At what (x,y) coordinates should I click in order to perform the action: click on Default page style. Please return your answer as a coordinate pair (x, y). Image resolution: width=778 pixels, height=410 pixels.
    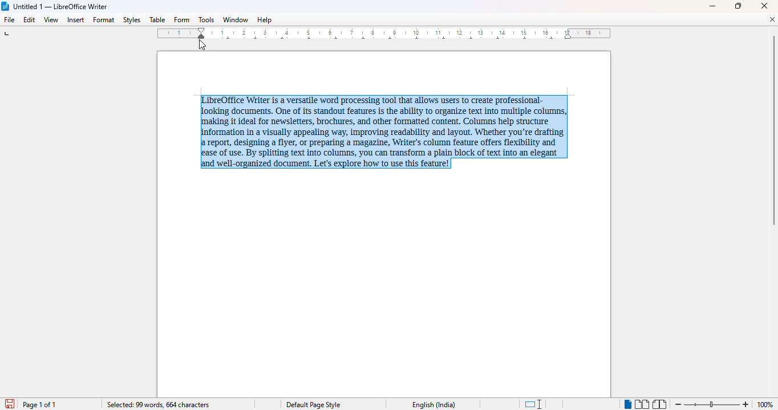
    Looking at the image, I should click on (315, 404).